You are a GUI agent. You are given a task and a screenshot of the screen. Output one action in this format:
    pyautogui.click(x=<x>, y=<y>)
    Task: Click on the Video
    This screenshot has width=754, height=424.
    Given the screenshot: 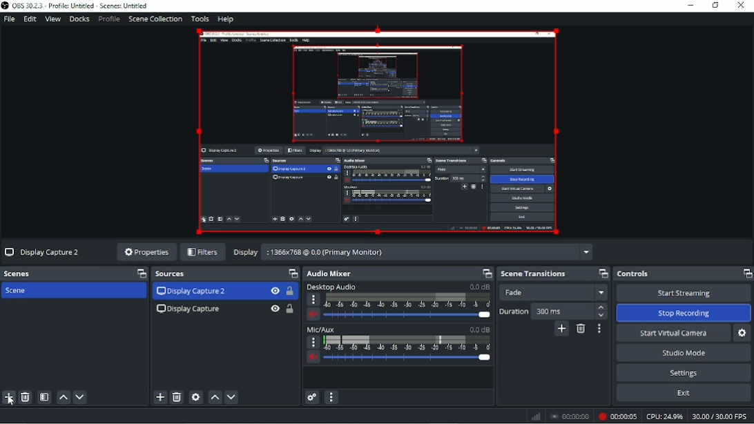 What is the action you would take?
    pyautogui.click(x=378, y=132)
    